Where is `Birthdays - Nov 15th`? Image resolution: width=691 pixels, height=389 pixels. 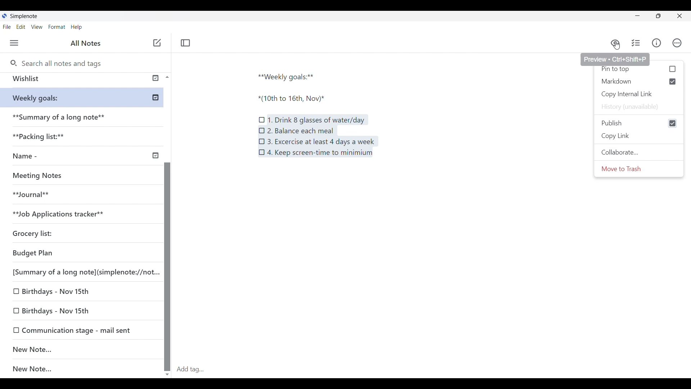 Birthdays - Nov 15th is located at coordinates (78, 309).